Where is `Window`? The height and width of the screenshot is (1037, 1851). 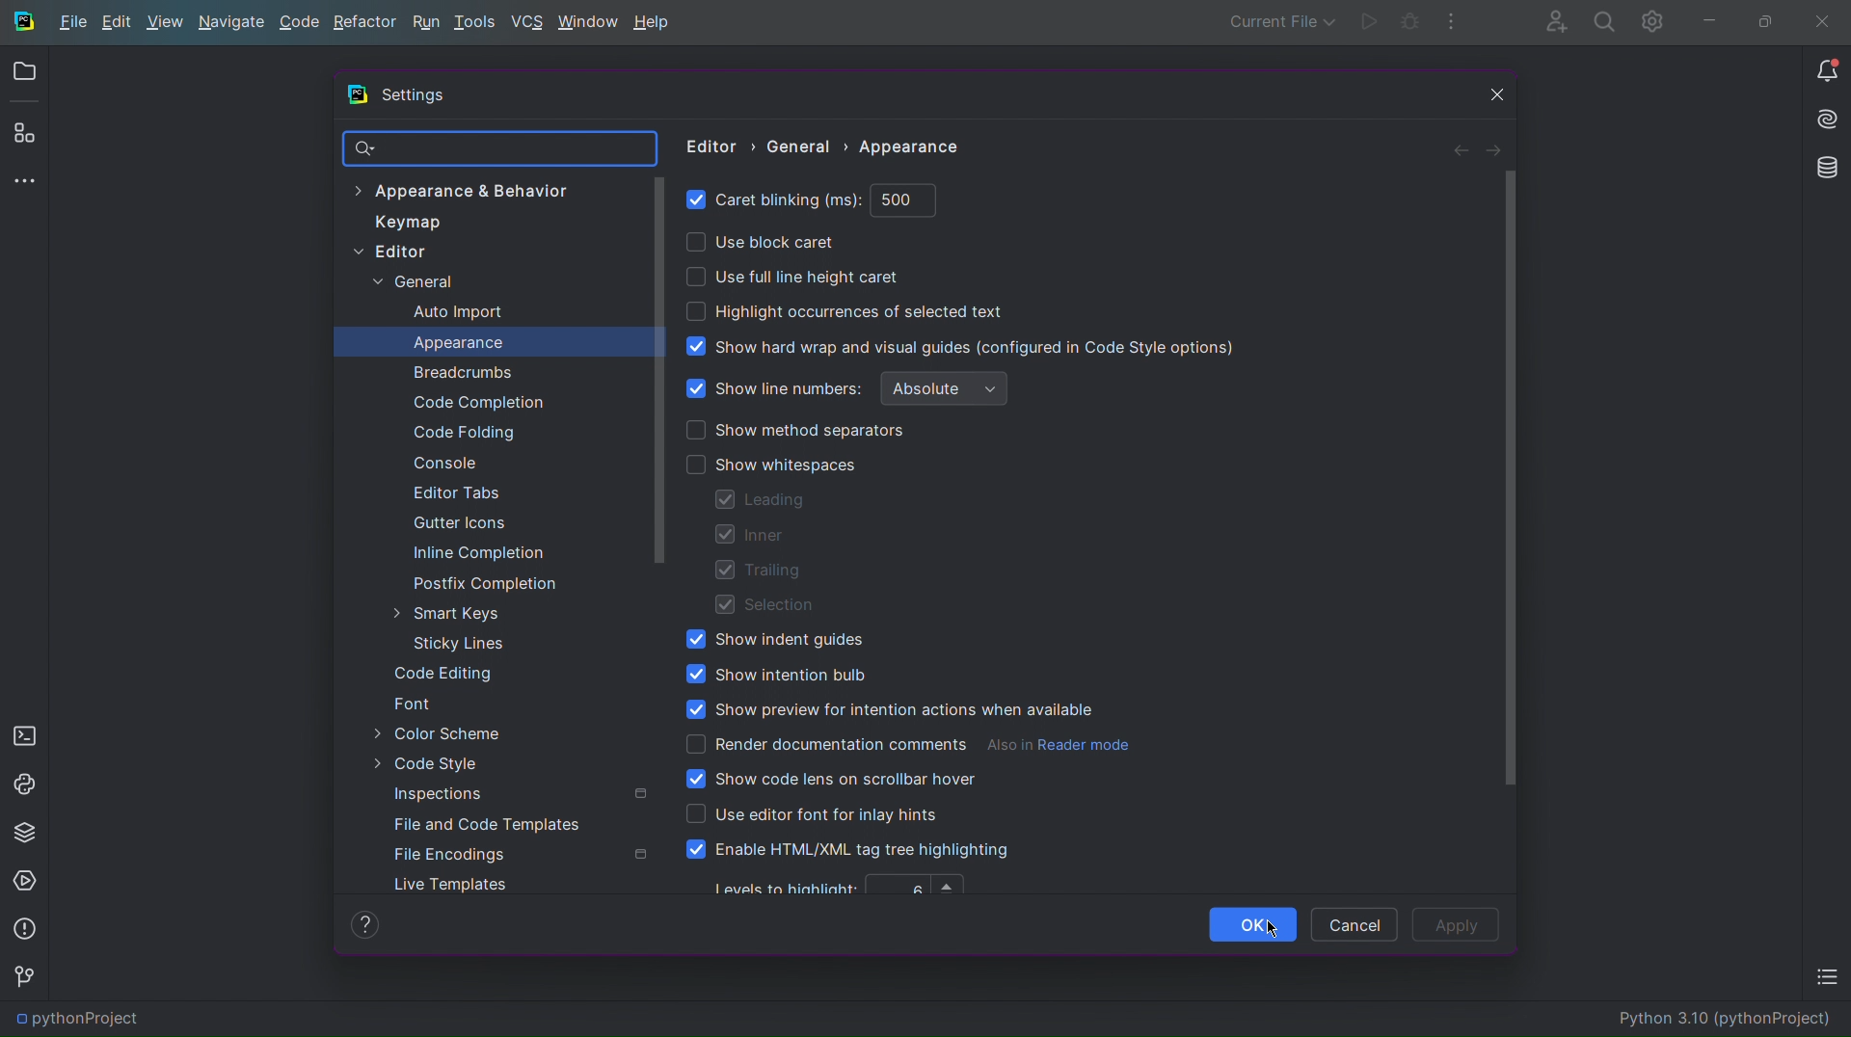
Window is located at coordinates (587, 21).